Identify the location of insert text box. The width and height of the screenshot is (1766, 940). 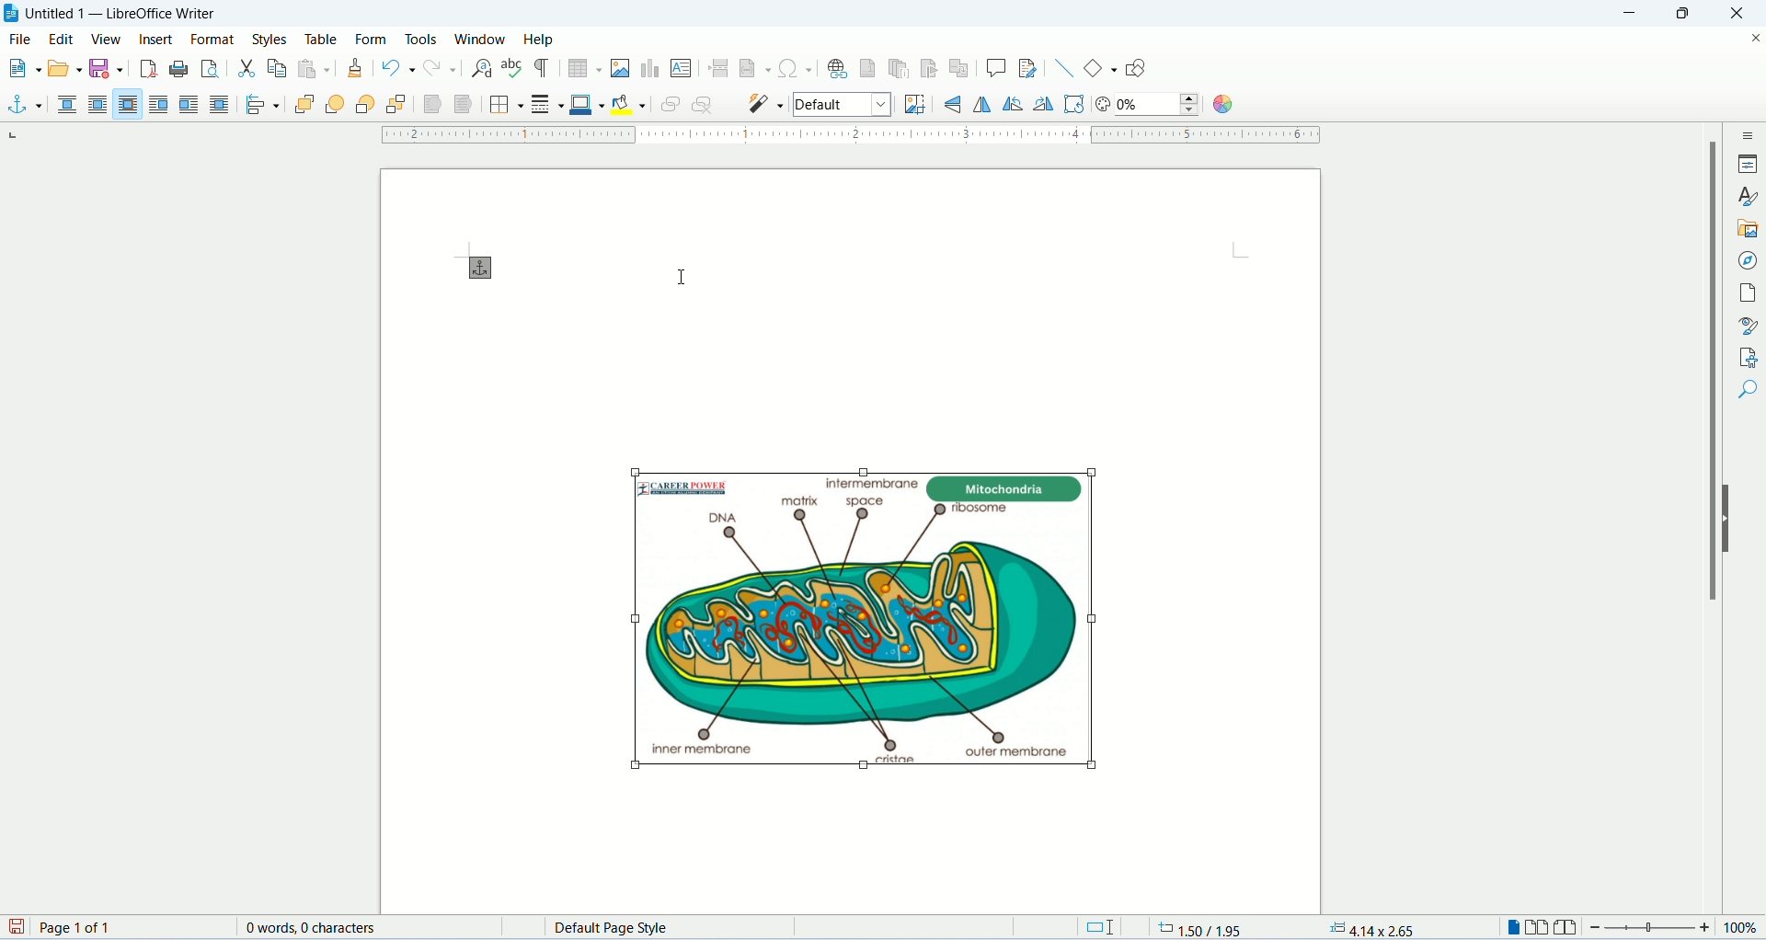
(681, 67).